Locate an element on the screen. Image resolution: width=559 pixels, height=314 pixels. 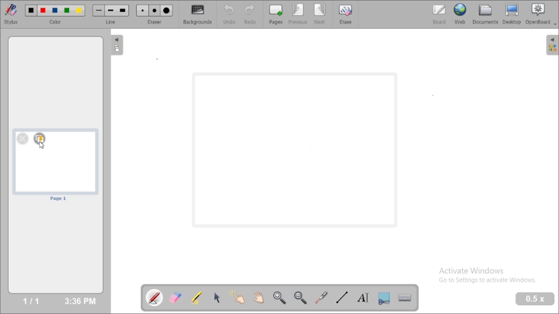
zoom in is located at coordinates (279, 298).